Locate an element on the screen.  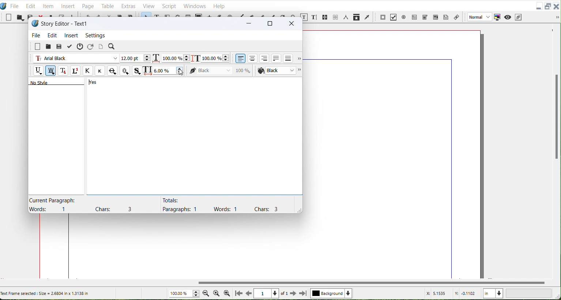
Maximize is located at coordinates (548, 6).